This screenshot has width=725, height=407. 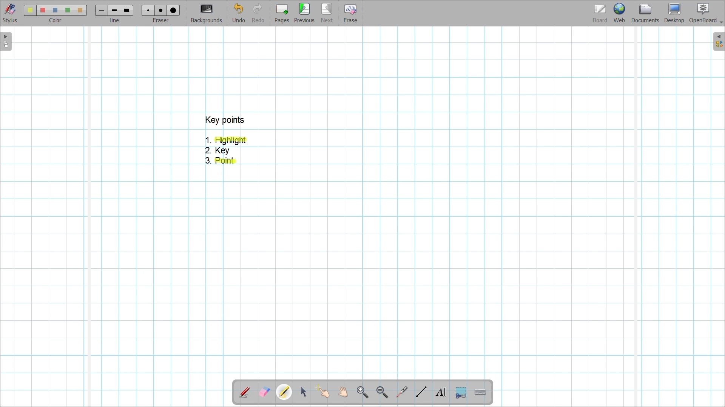 What do you see at coordinates (30, 10) in the screenshot?
I see `Color 1` at bounding box center [30, 10].